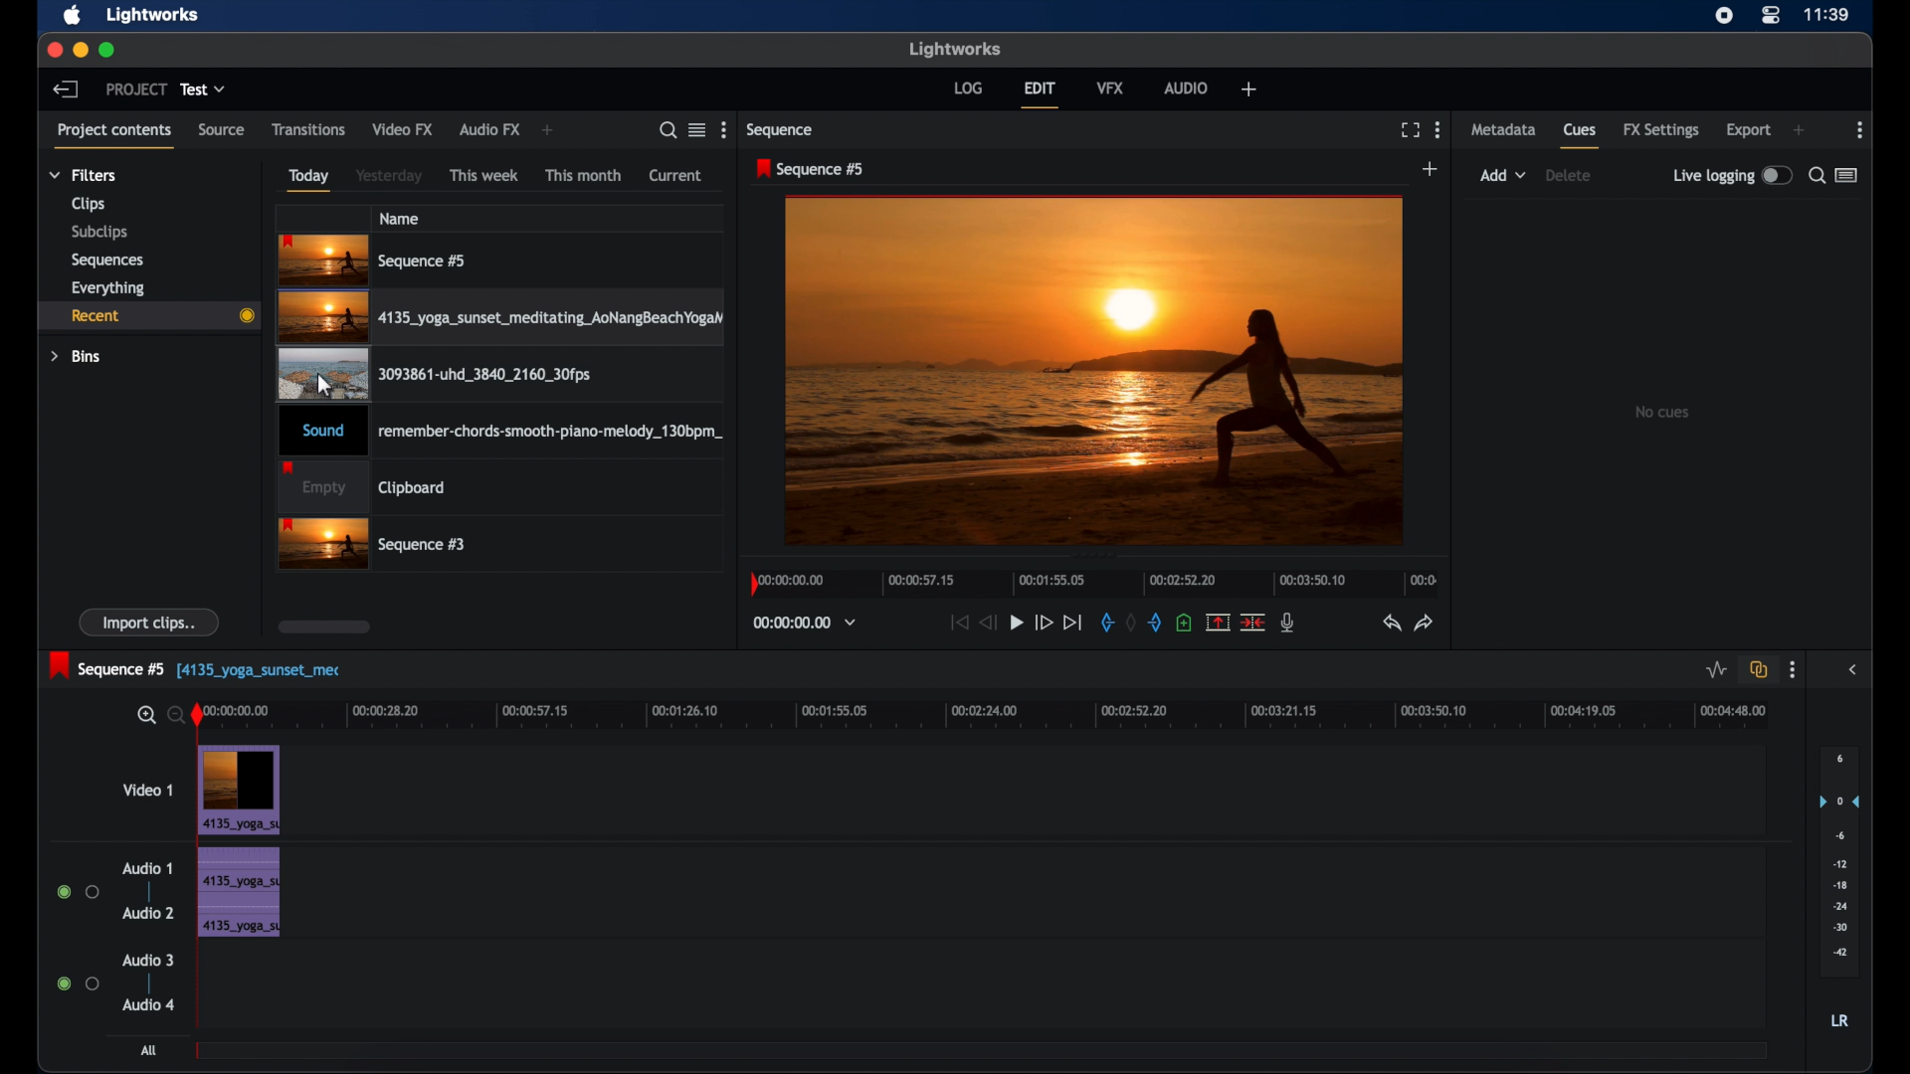 This screenshot has height=1074, width=1910. I want to click on audio 4, so click(145, 1005).